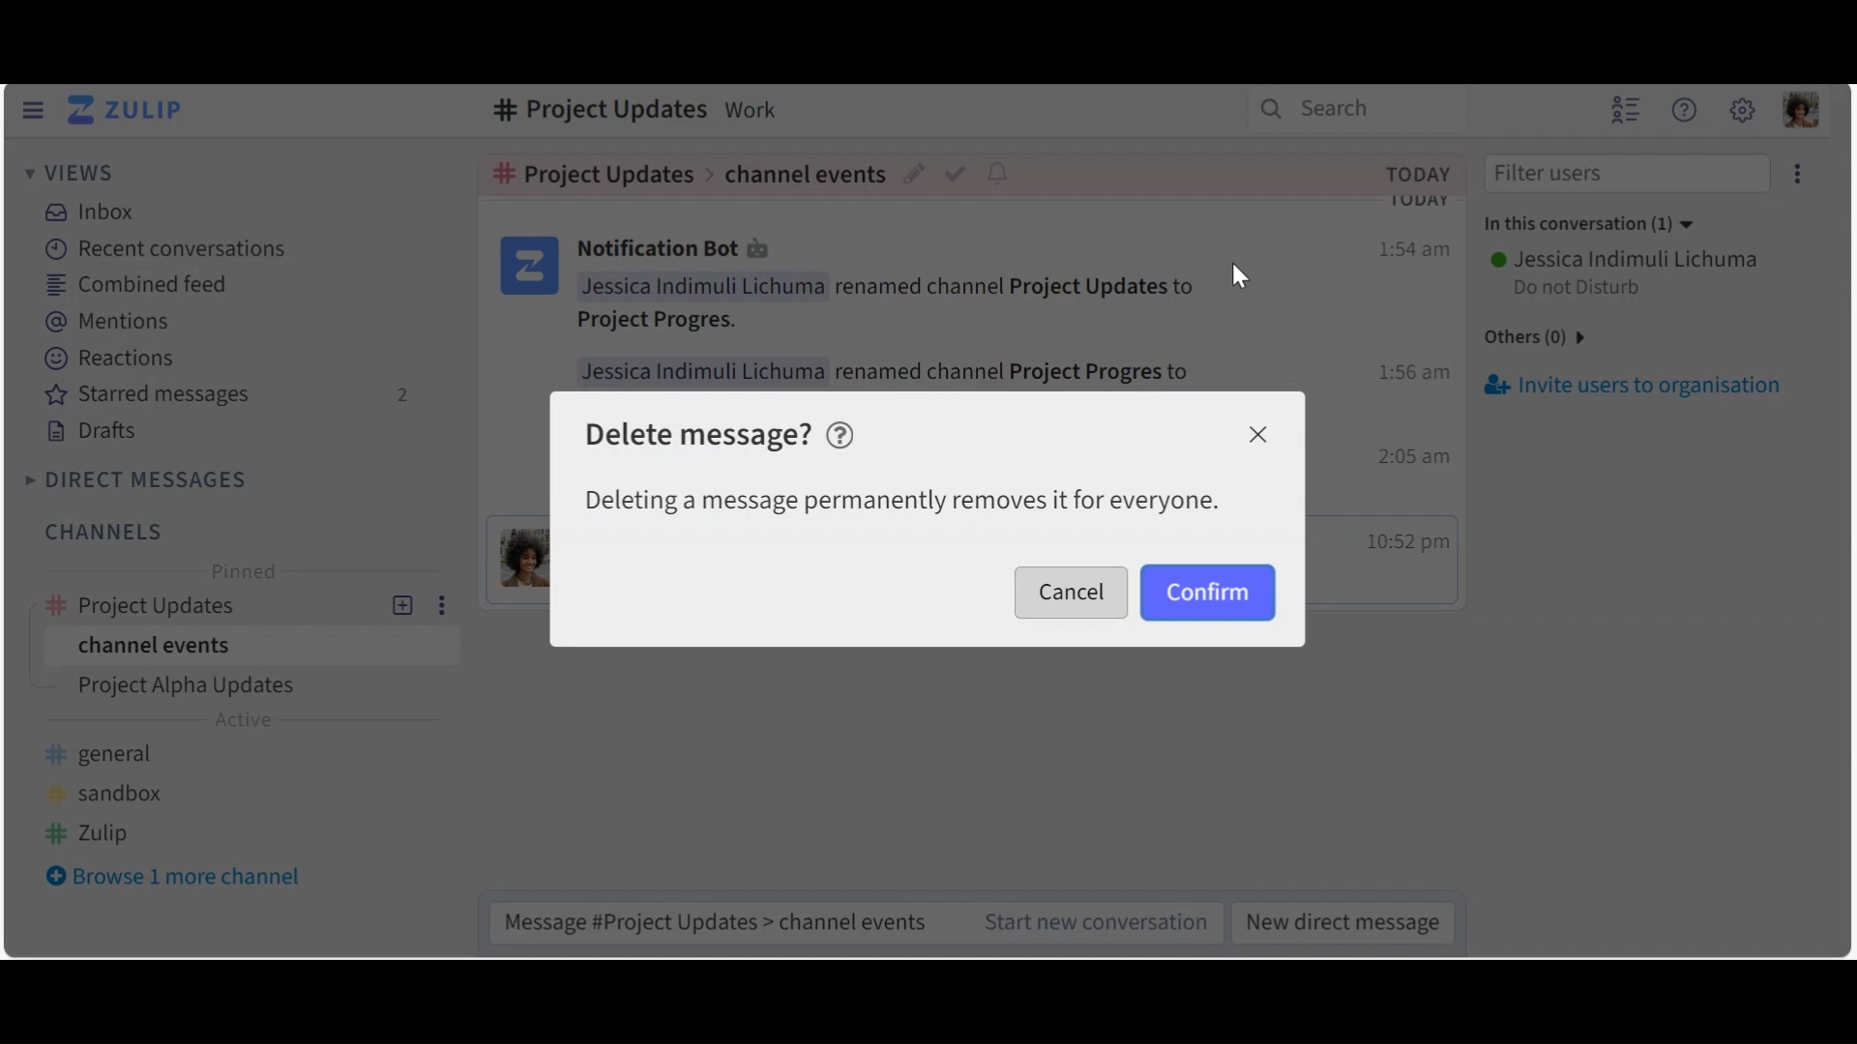 The height and width of the screenshot is (1044, 1857). I want to click on Cancel, so click(1073, 590).